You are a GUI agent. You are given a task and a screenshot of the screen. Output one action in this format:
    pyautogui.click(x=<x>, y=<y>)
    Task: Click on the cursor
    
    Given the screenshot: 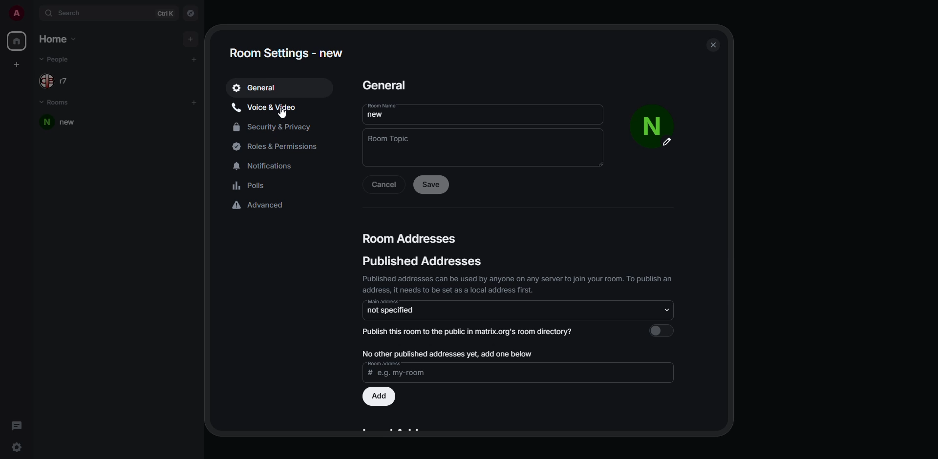 What is the action you would take?
    pyautogui.click(x=282, y=114)
    